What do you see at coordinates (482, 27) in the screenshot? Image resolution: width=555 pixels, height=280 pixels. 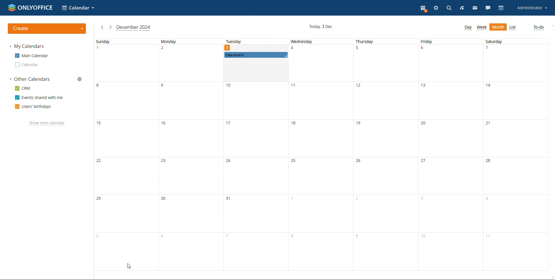 I see `week view` at bounding box center [482, 27].